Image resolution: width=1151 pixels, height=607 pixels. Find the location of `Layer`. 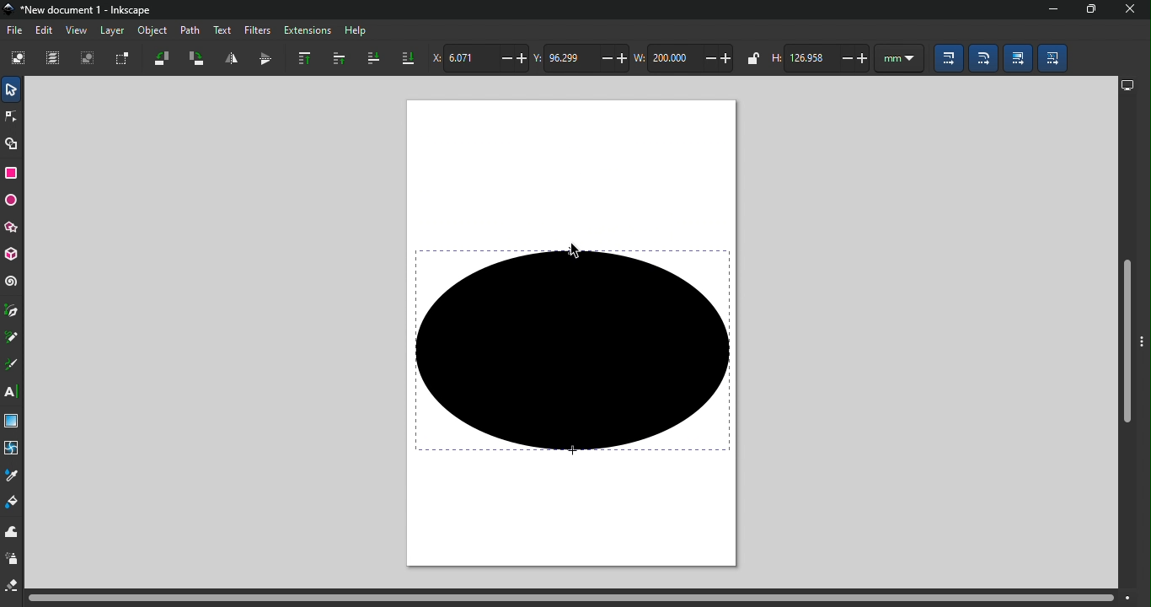

Layer is located at coordinates (114, 30).